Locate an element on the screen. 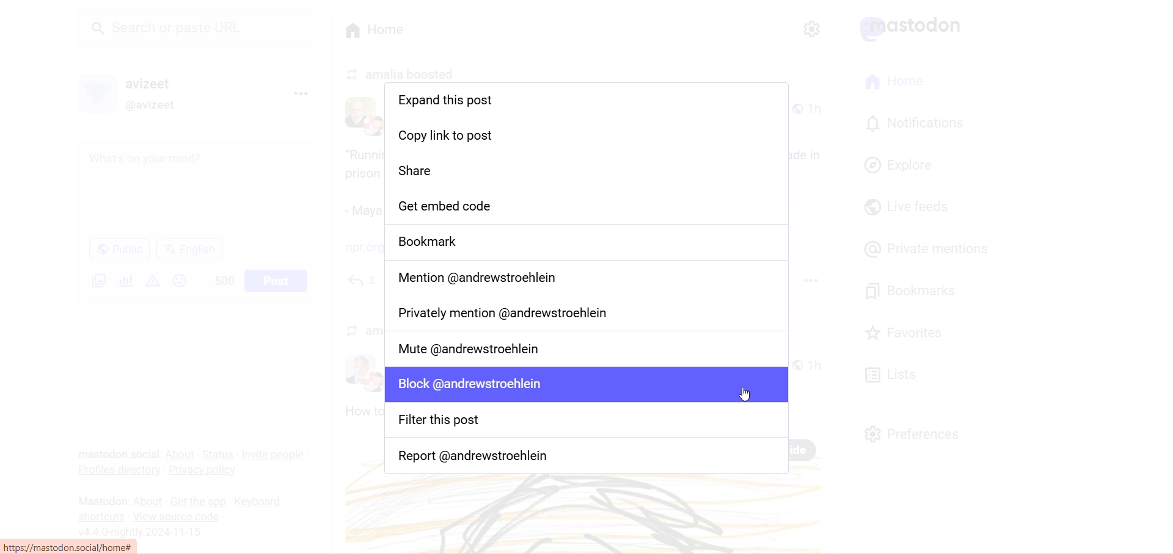  Mute User is located at coordinates (588, 350).